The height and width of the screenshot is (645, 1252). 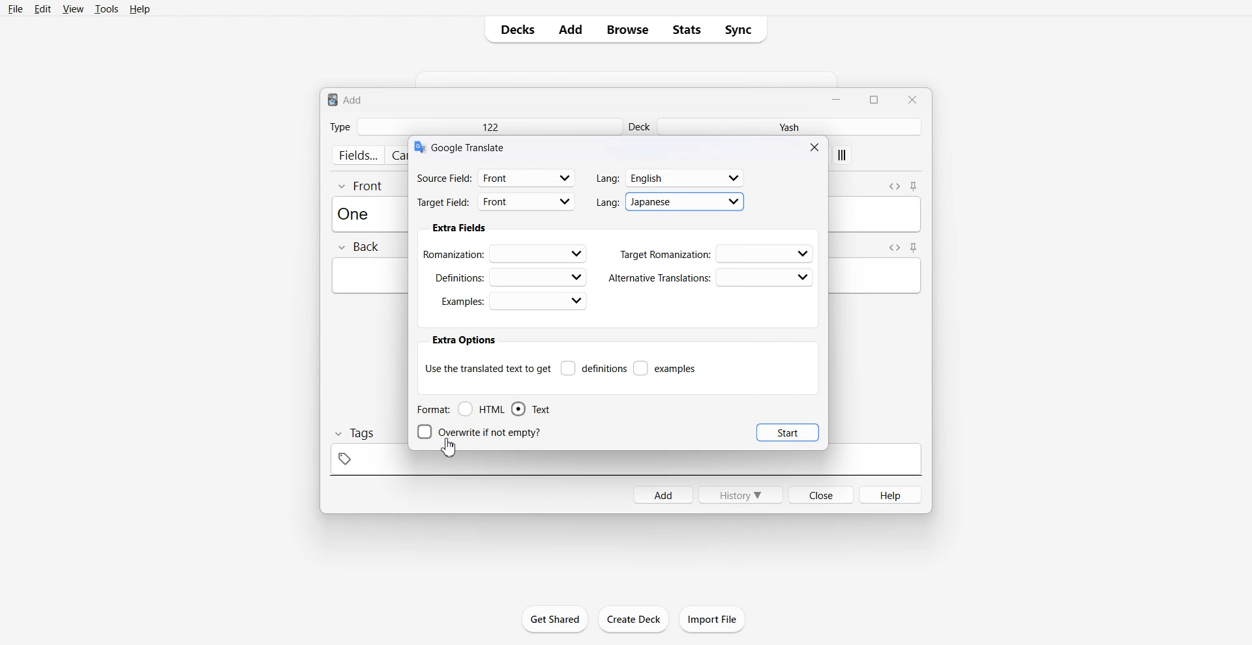 I want to click on Definations, so click(x=509, y=276).